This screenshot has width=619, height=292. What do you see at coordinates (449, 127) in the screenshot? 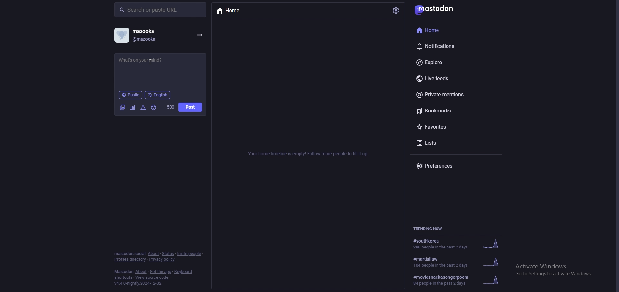
I see `favourites` at bounding box center [449, 127].